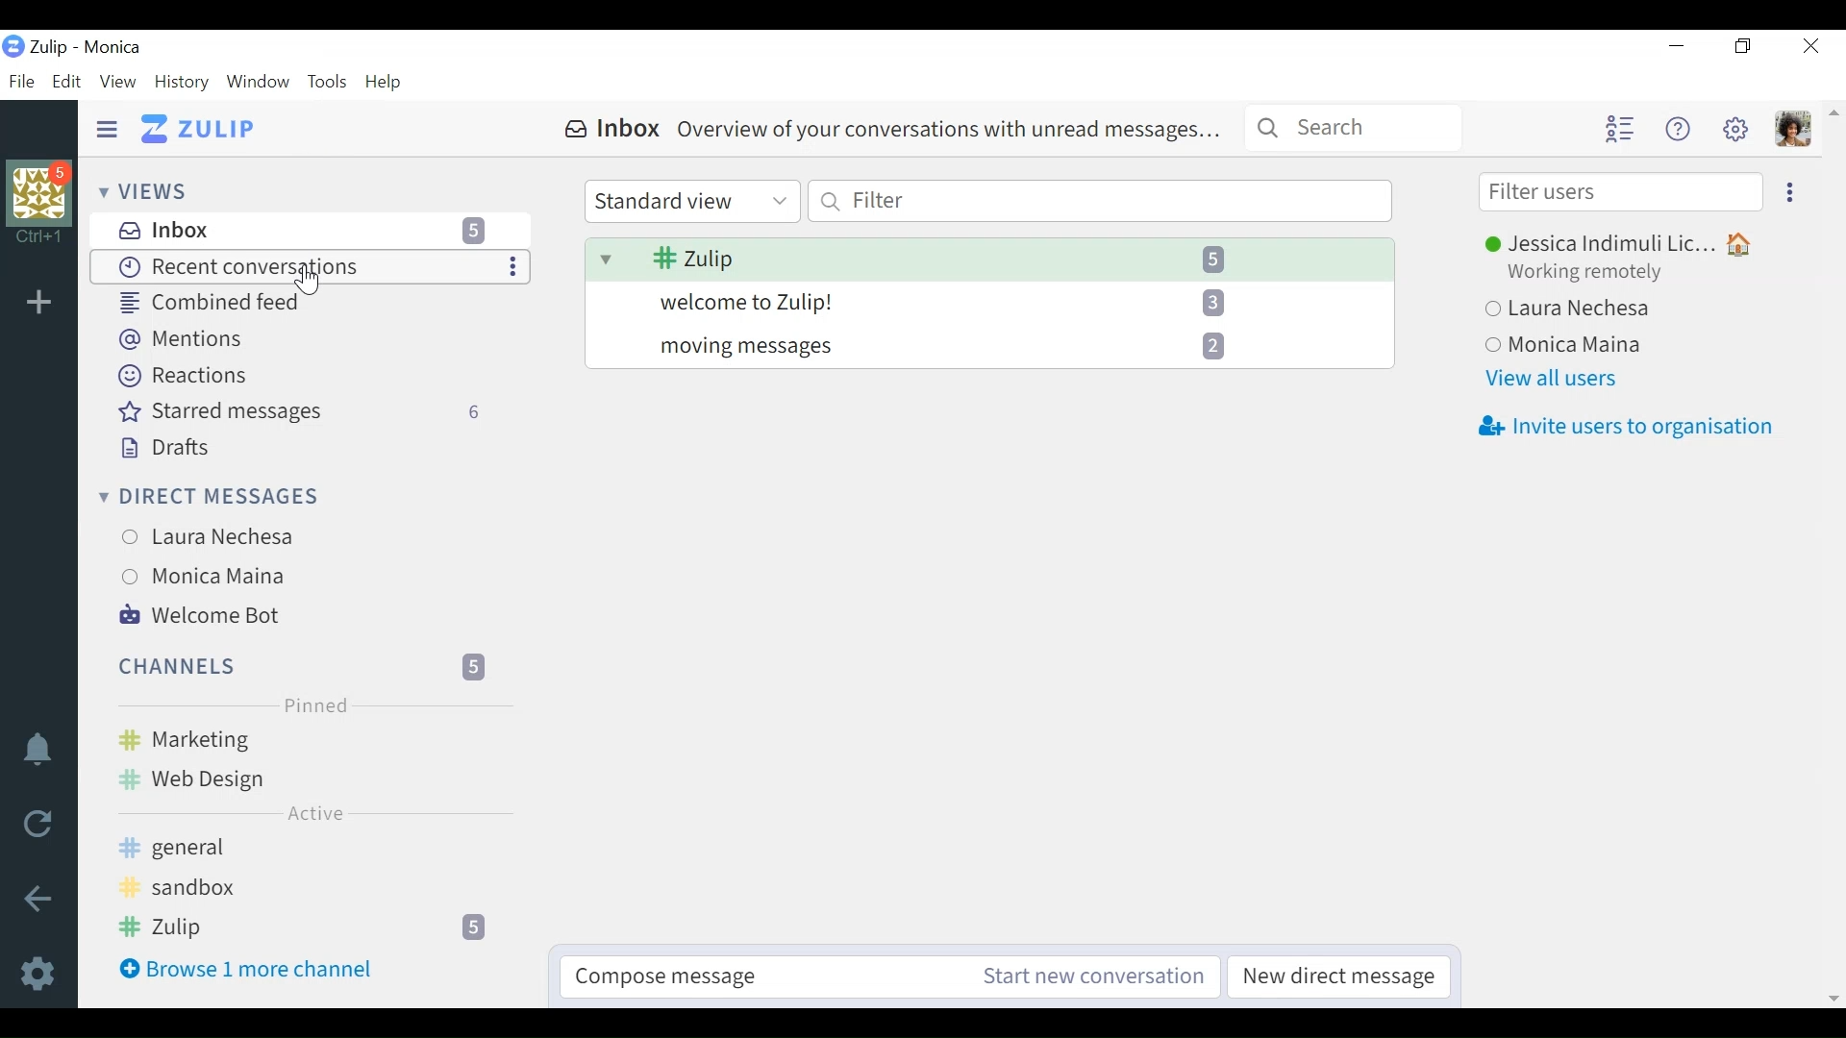  What do you see at coordinates (313, 228) in the screenshot?
I see `Inbox` at bounding box center [313, 228].